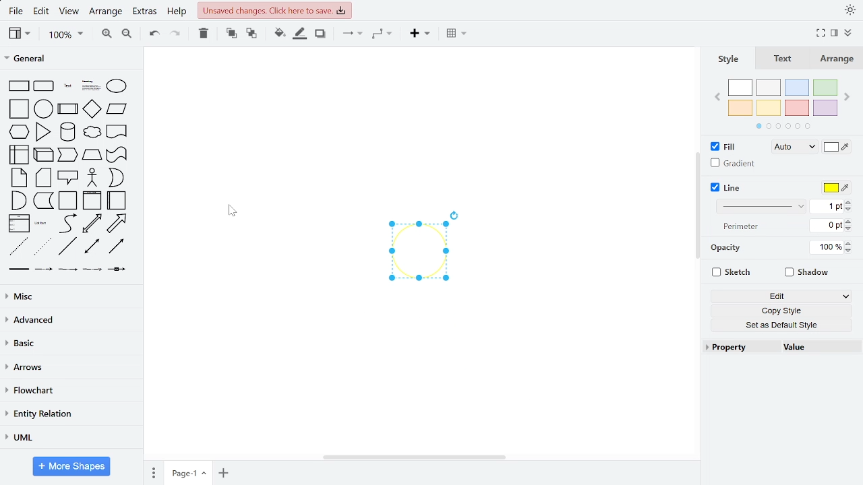 Image resolution: width=863 pixels, height=485 pixels. What do you see at coordinates (730, 59) in the screenshot?
I see `style` at bounding box center [730, 59].